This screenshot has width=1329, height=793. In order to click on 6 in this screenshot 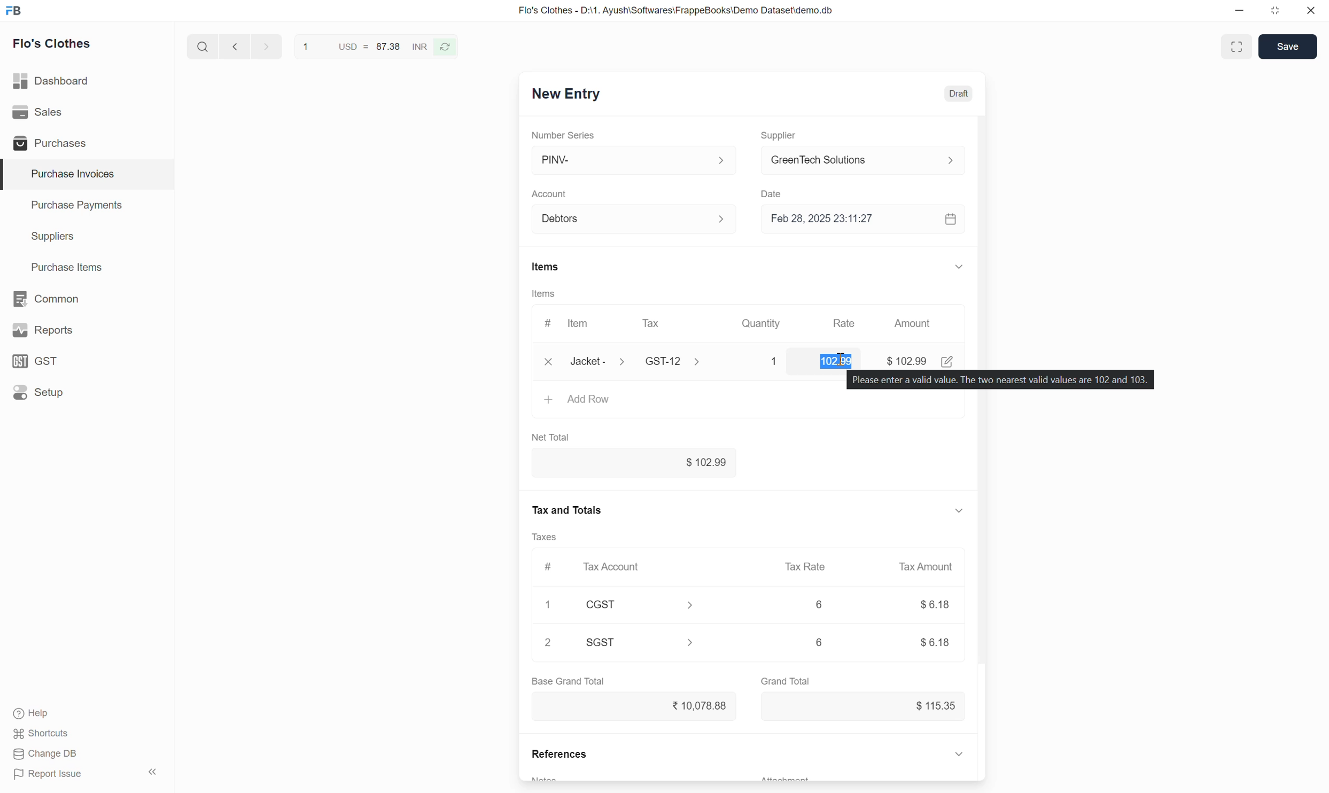, I will do `click(819, 642)`.